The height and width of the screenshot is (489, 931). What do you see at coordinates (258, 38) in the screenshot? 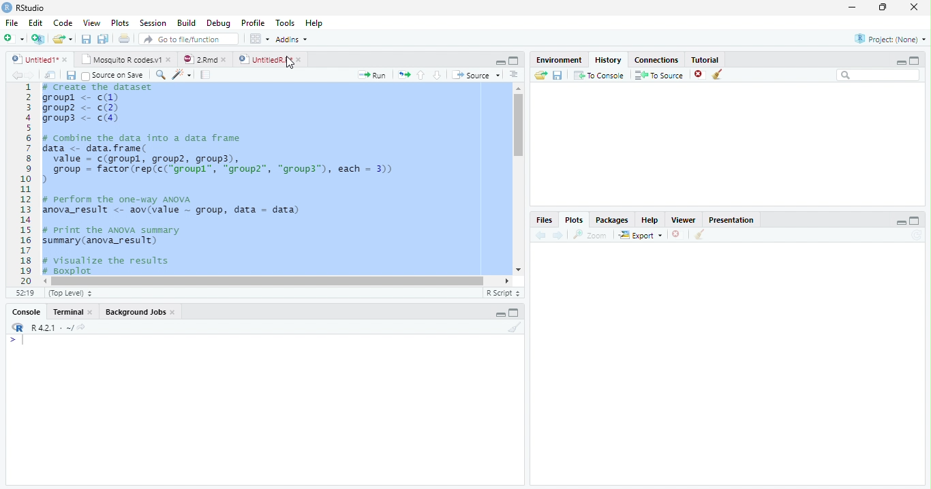
I see `Workspace pane` at bounding box center [258, 38].